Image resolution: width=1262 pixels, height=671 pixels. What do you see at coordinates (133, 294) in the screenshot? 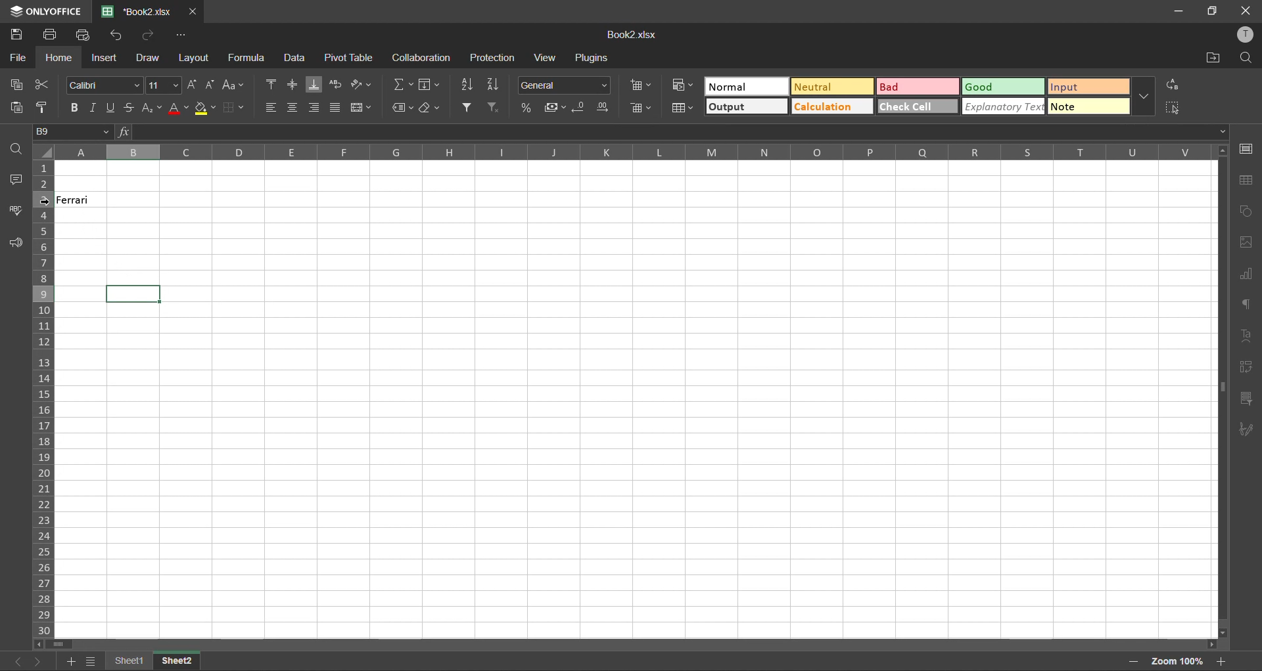
I see `selected cell` at bounding box center [133, 294].